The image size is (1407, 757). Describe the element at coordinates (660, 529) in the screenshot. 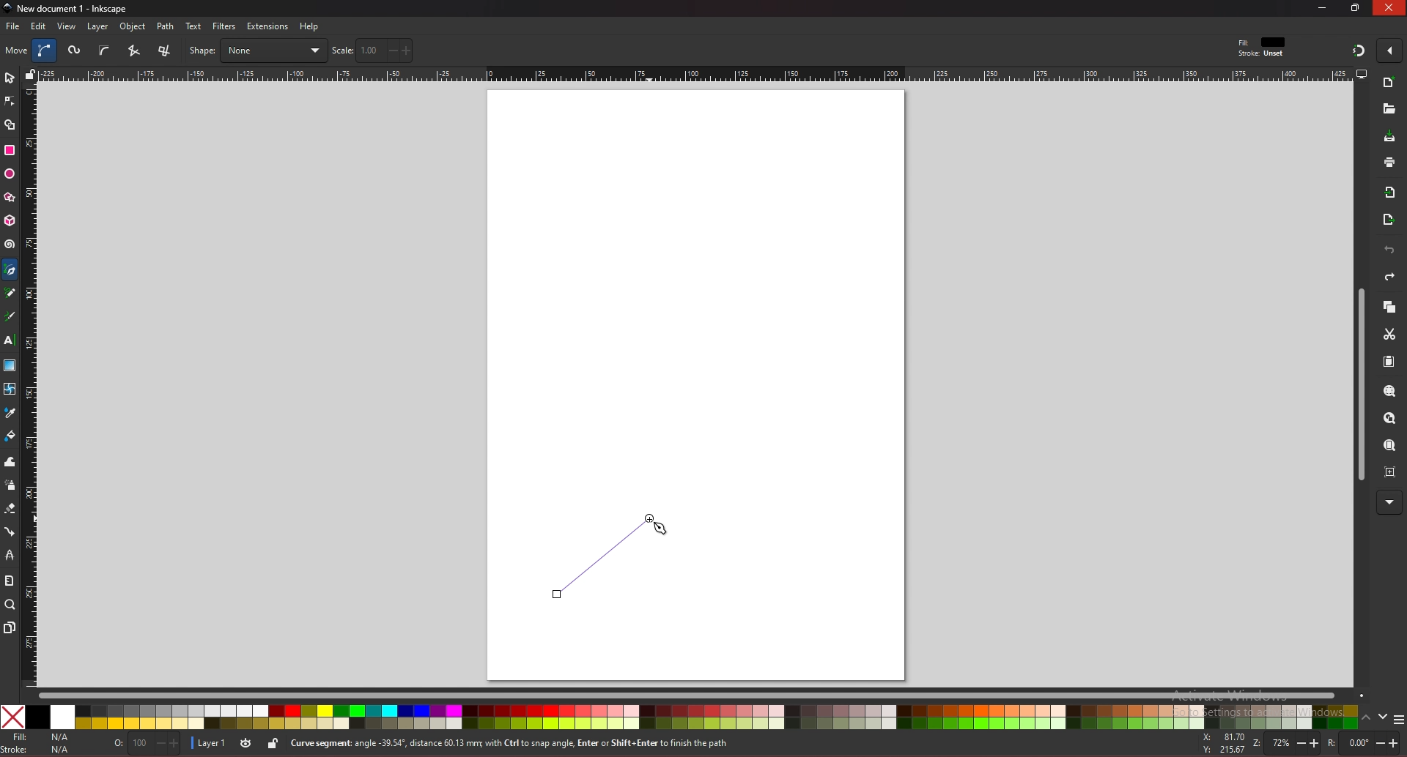

I see `cursor` at that location.